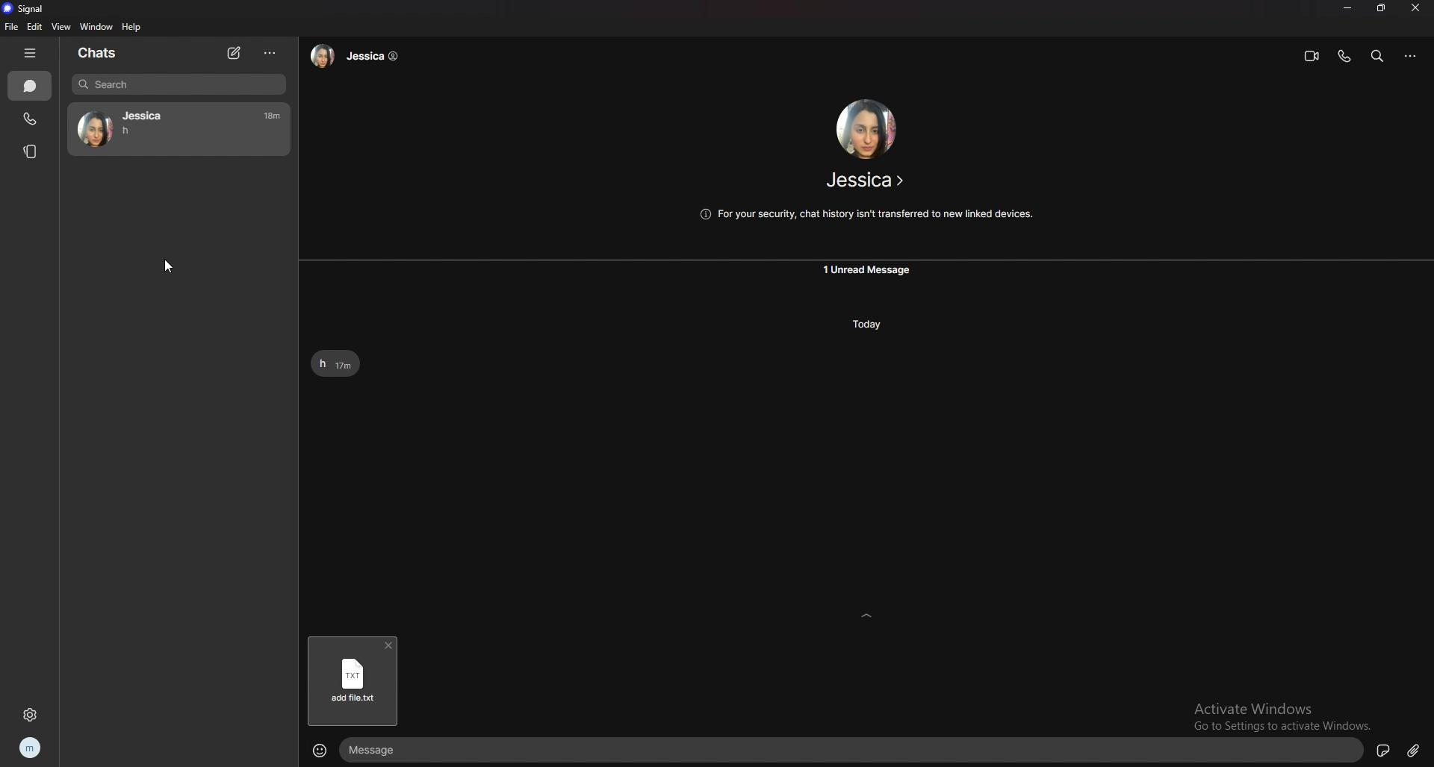 This screenshot has height=767, width=1434. Describe the element at coordinates (1412, 9) in the screenshot. I see `close` at that location.